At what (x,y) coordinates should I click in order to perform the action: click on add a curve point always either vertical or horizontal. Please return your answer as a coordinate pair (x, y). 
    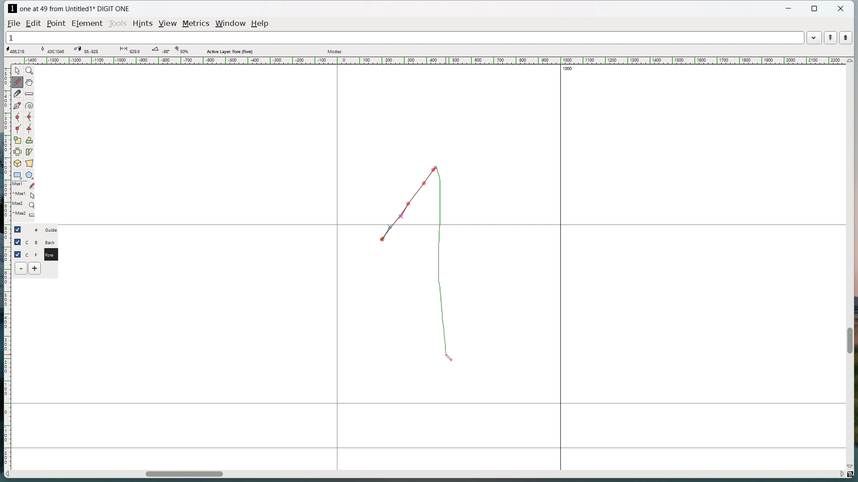
    Looking at the image, I should click on (29, 117).